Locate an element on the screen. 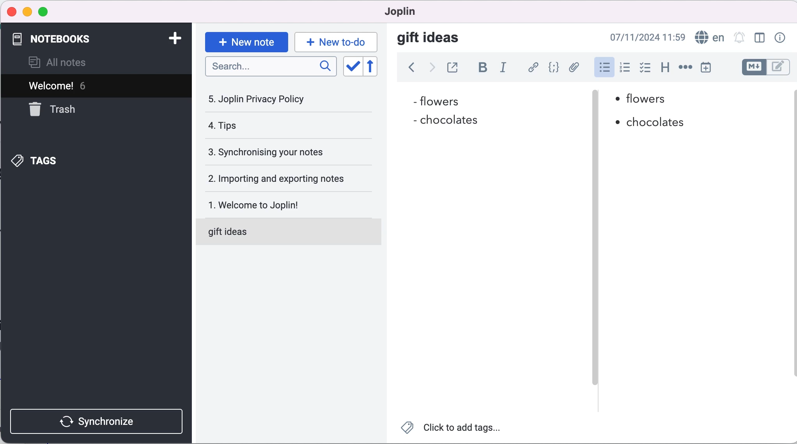 Image resolution: width=797 pixels, height=444 pixels. heading is located at coordinates (664, 67).